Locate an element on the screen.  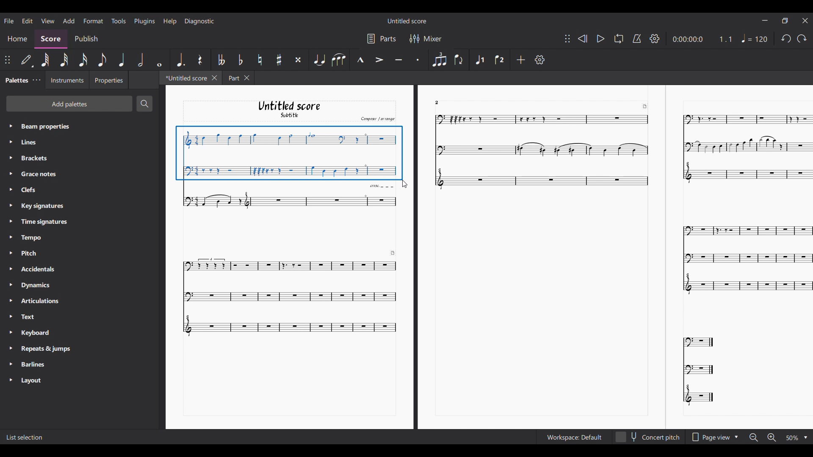
Undo is located at coordinates (802, 40).